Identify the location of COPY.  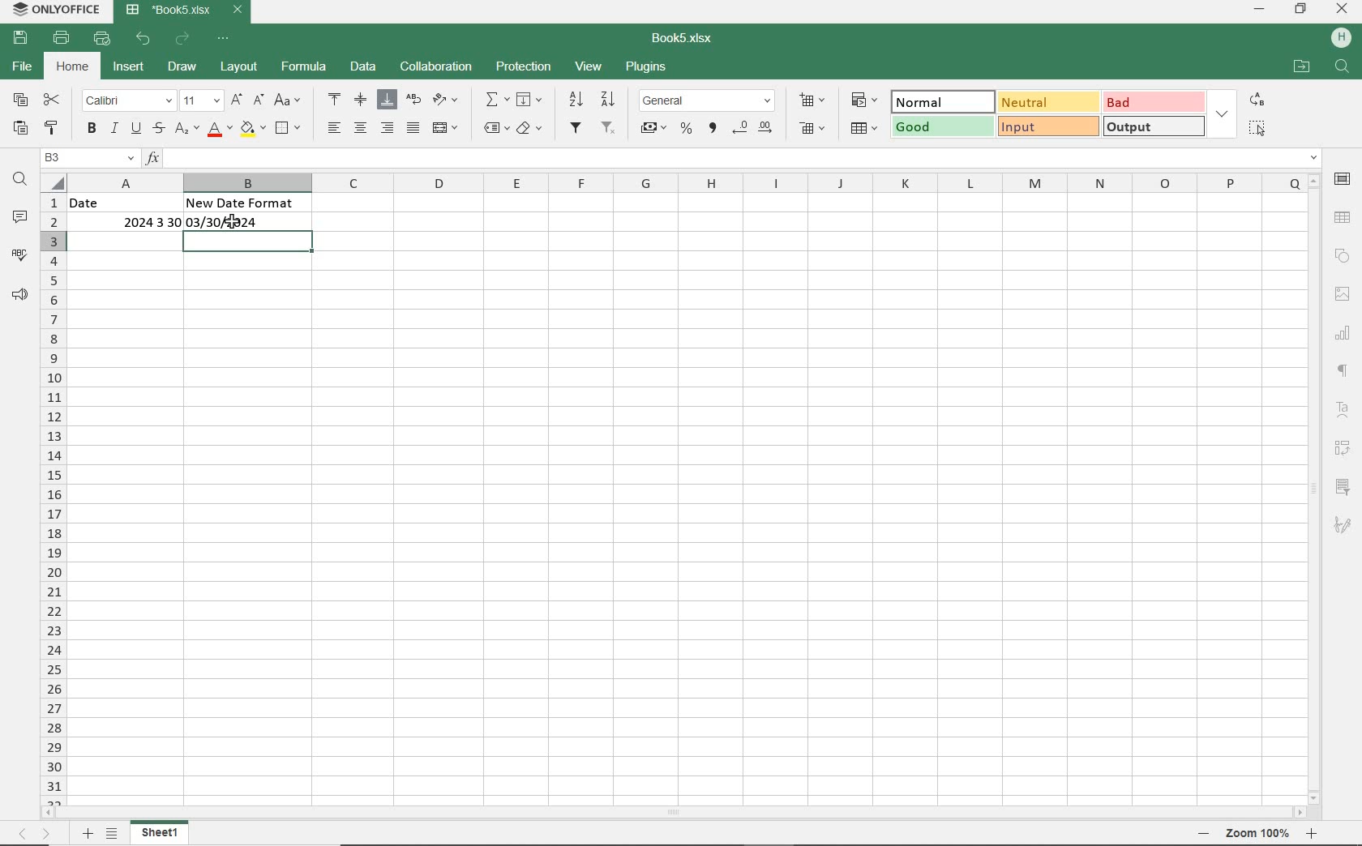
(21, 100).